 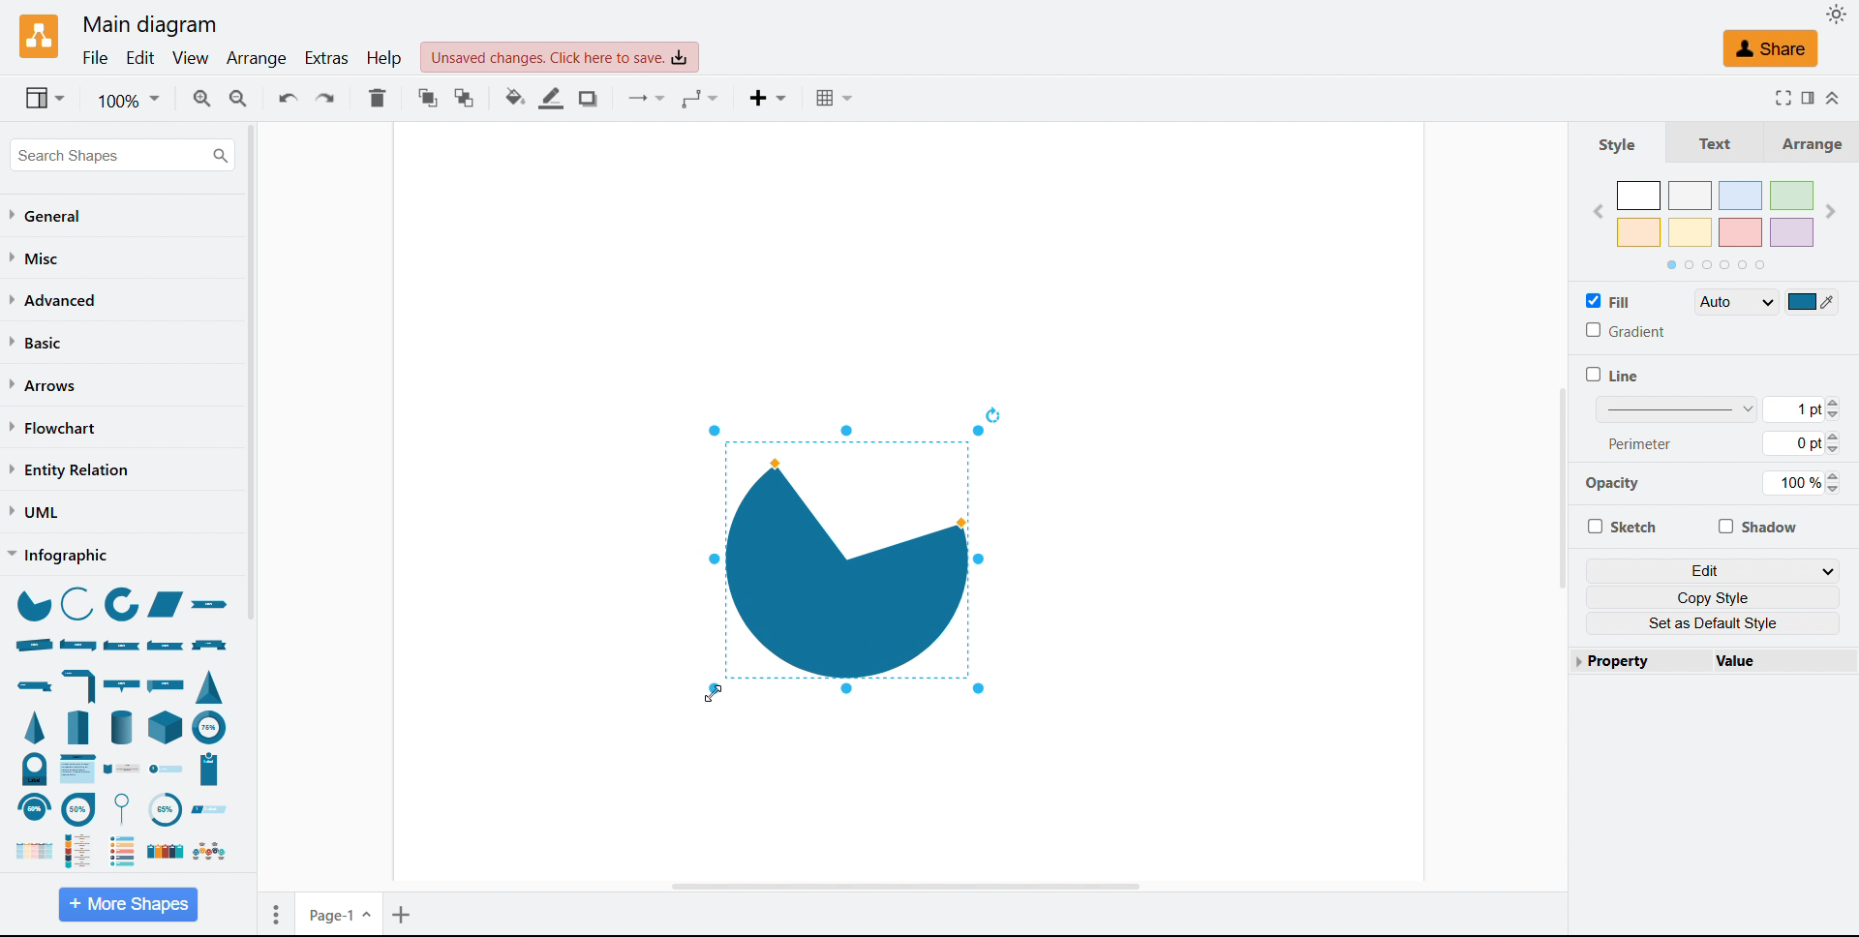 What do you see at coordinates (97, 59) in the screenshot?
I see `File ` at bounding box center [97, 59].